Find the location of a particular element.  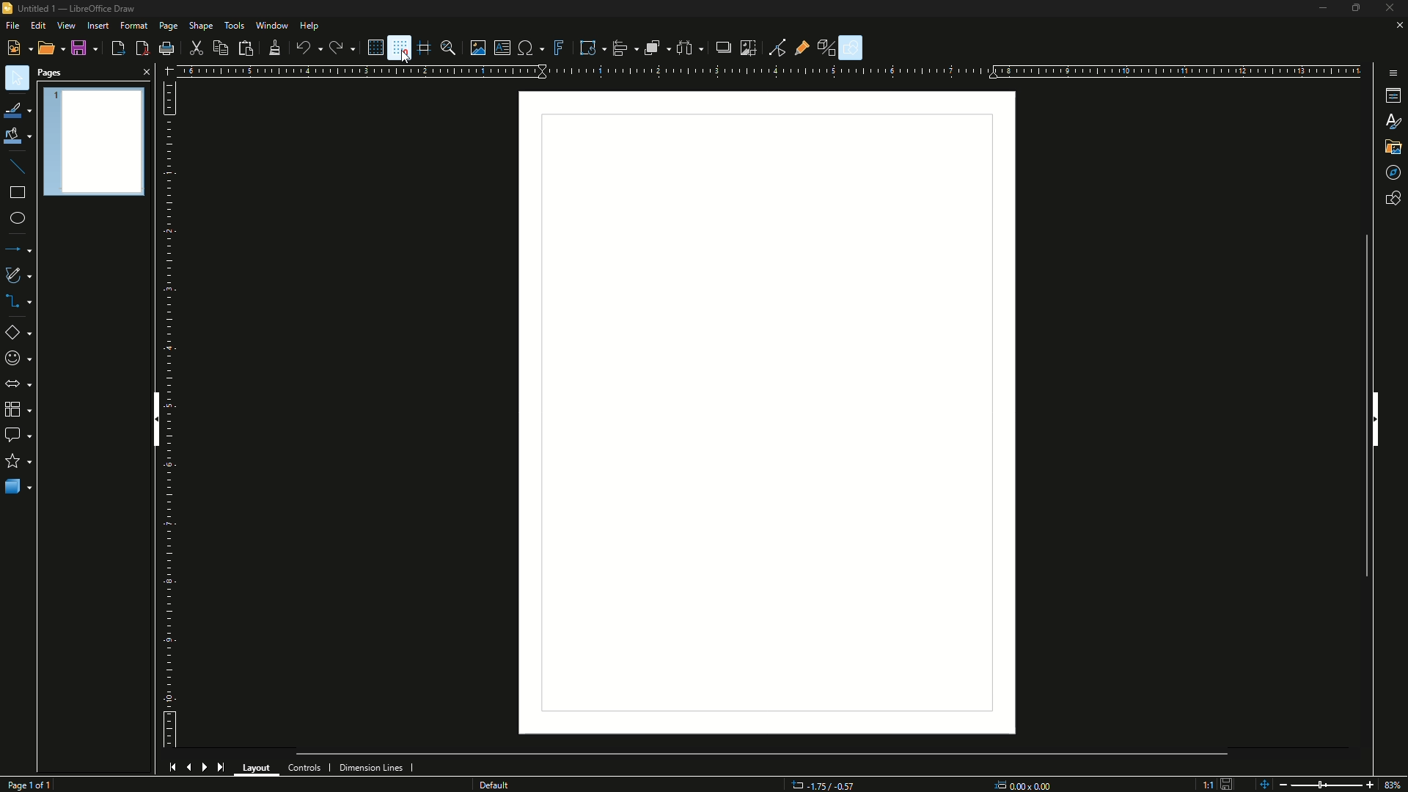

Export directly as PDF is located at coordinates (140, 48).